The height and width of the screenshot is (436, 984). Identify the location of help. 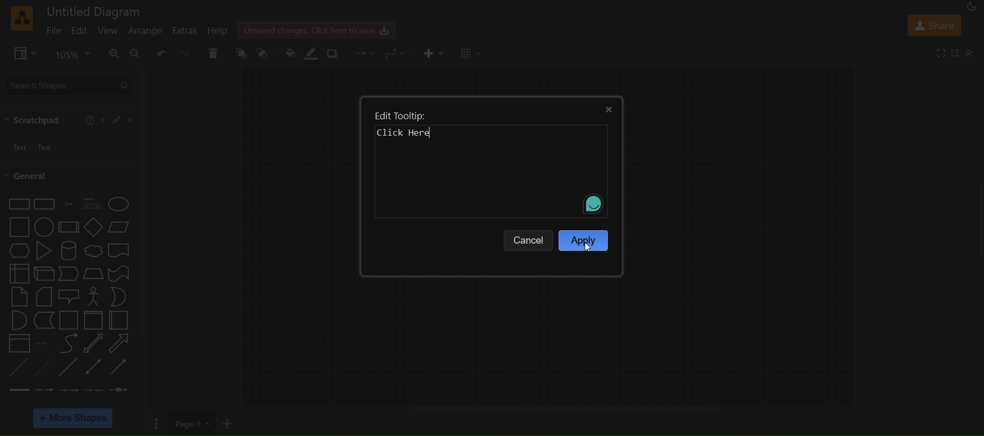
(90, 121).